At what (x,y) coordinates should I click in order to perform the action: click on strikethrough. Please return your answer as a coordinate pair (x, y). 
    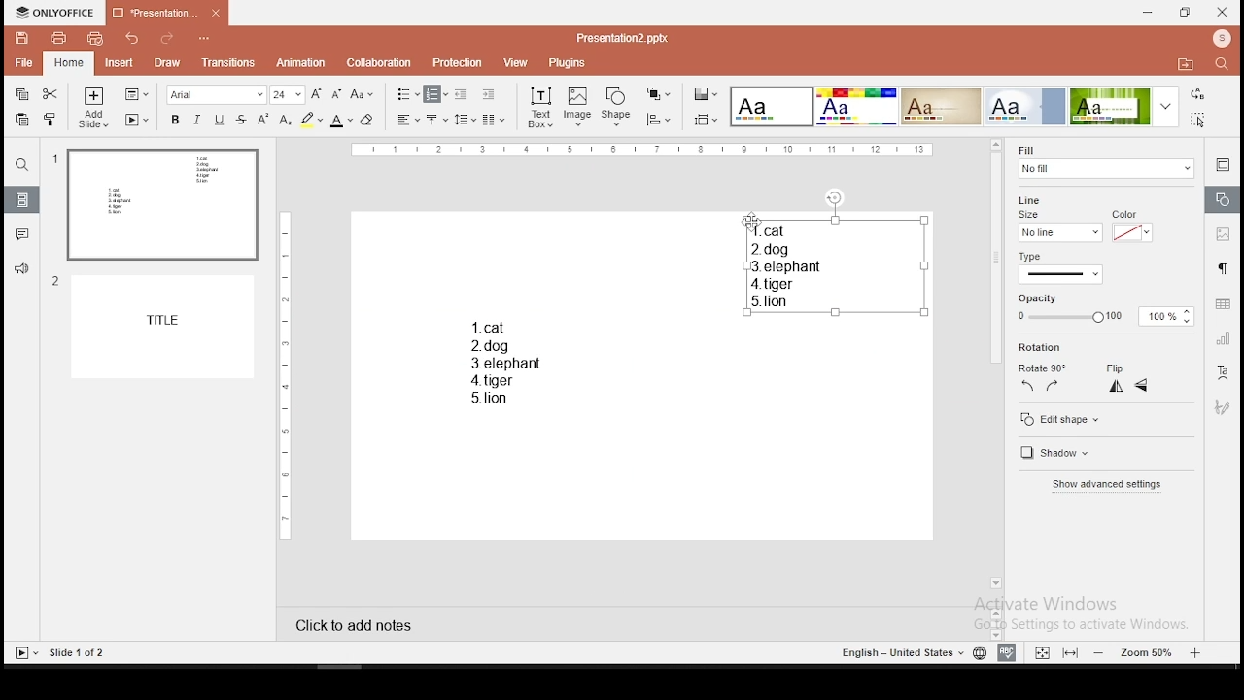
    Looking at the image, I should click on (241, 120).